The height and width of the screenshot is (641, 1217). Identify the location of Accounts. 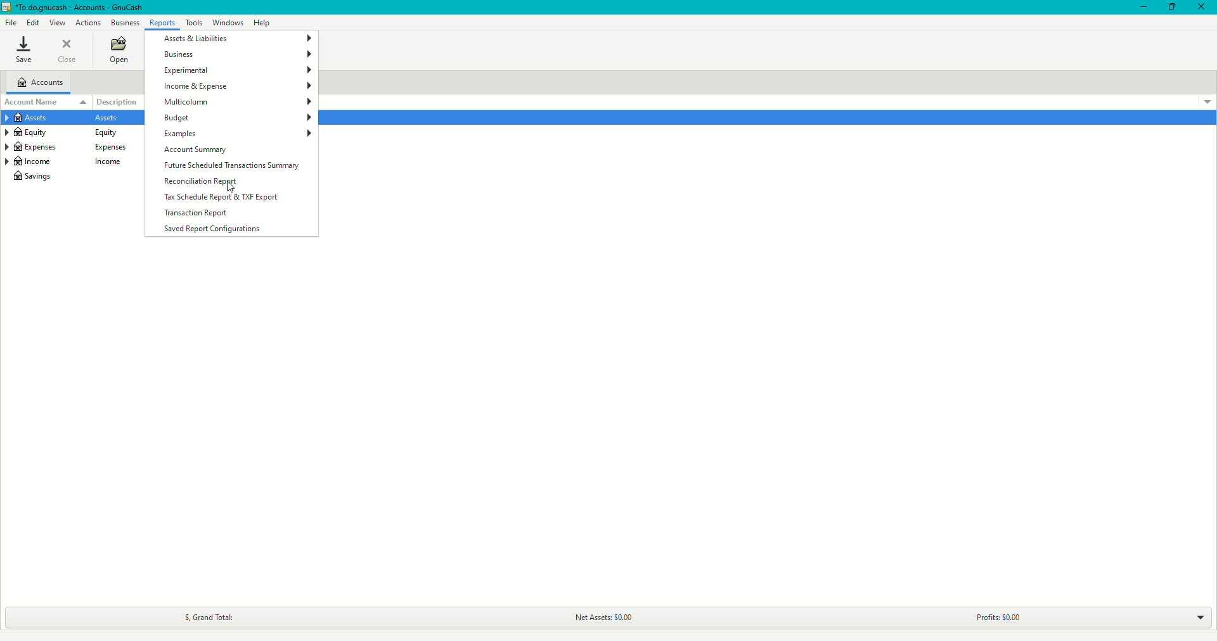
(43, 82).